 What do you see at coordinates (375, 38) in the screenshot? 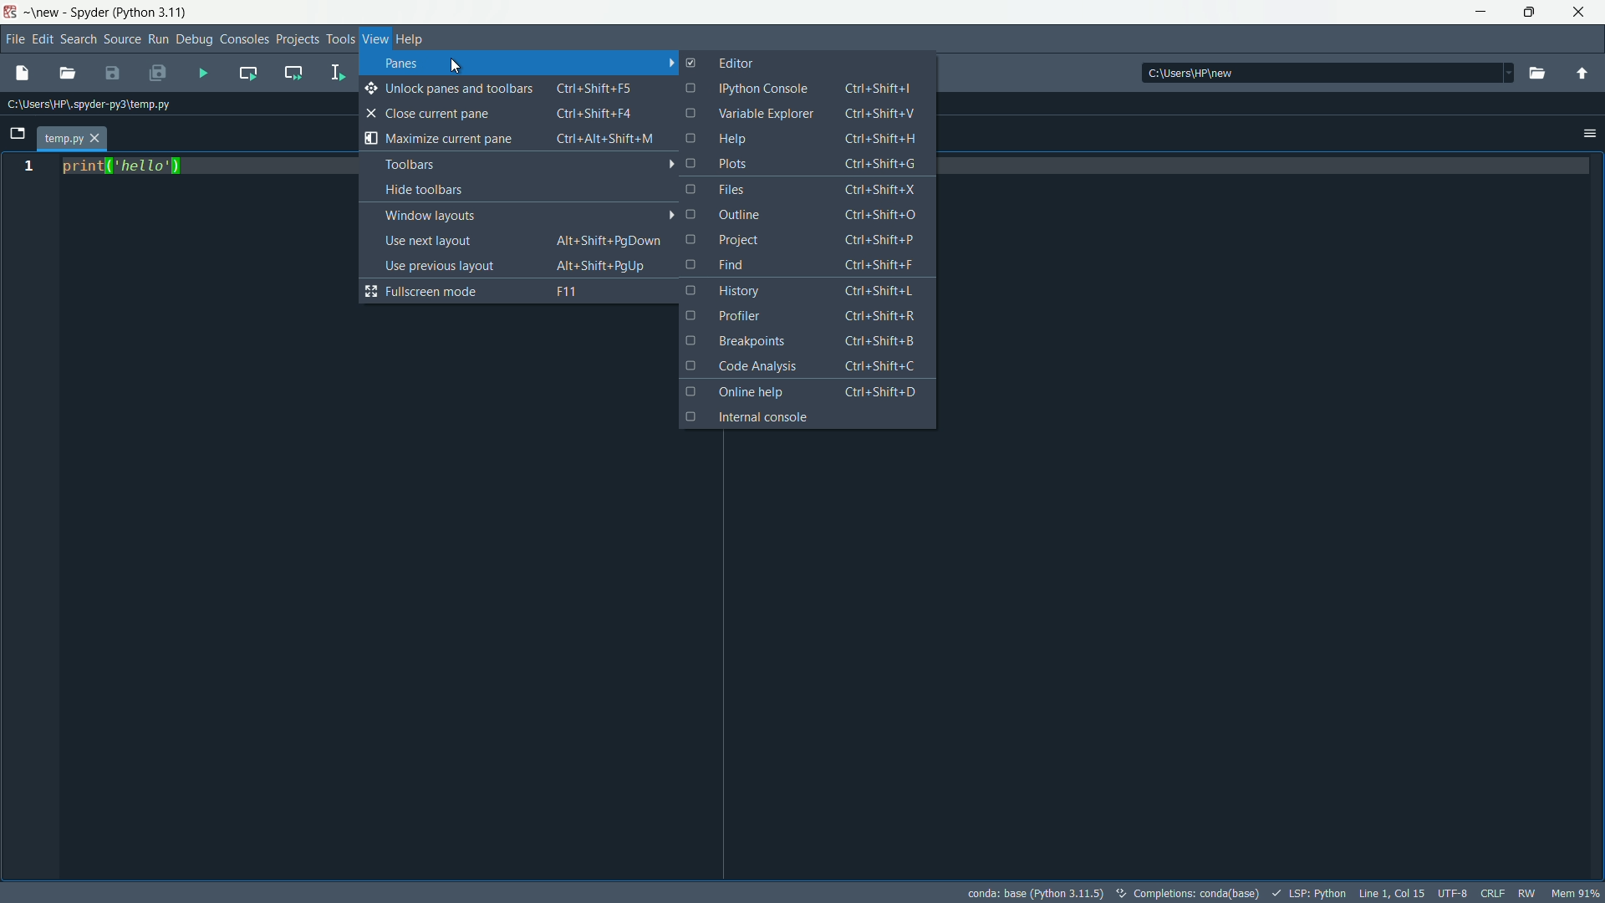
I see `view menu` at bounding box center [375, 38].